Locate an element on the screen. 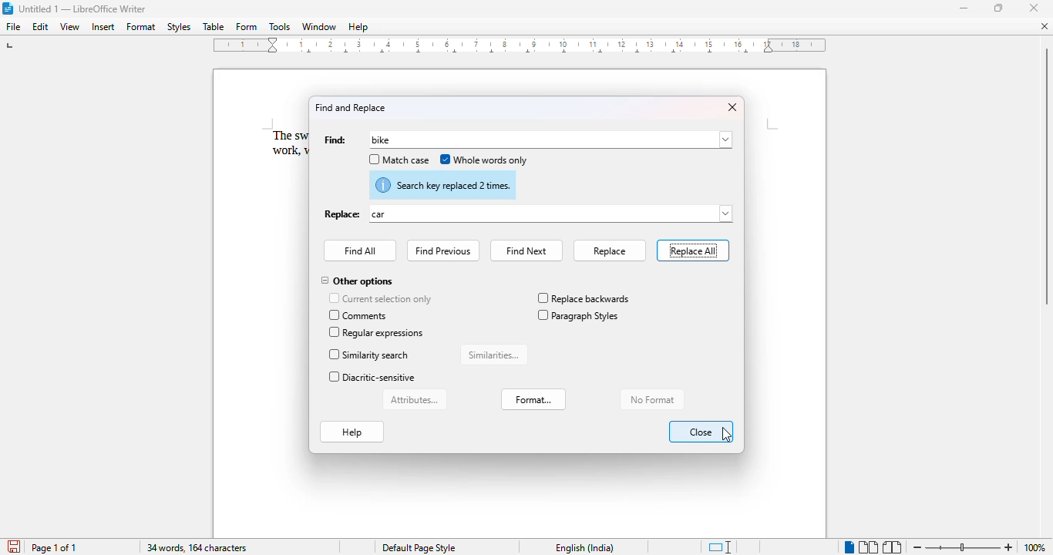  other options is located at coordinates (357, 282).